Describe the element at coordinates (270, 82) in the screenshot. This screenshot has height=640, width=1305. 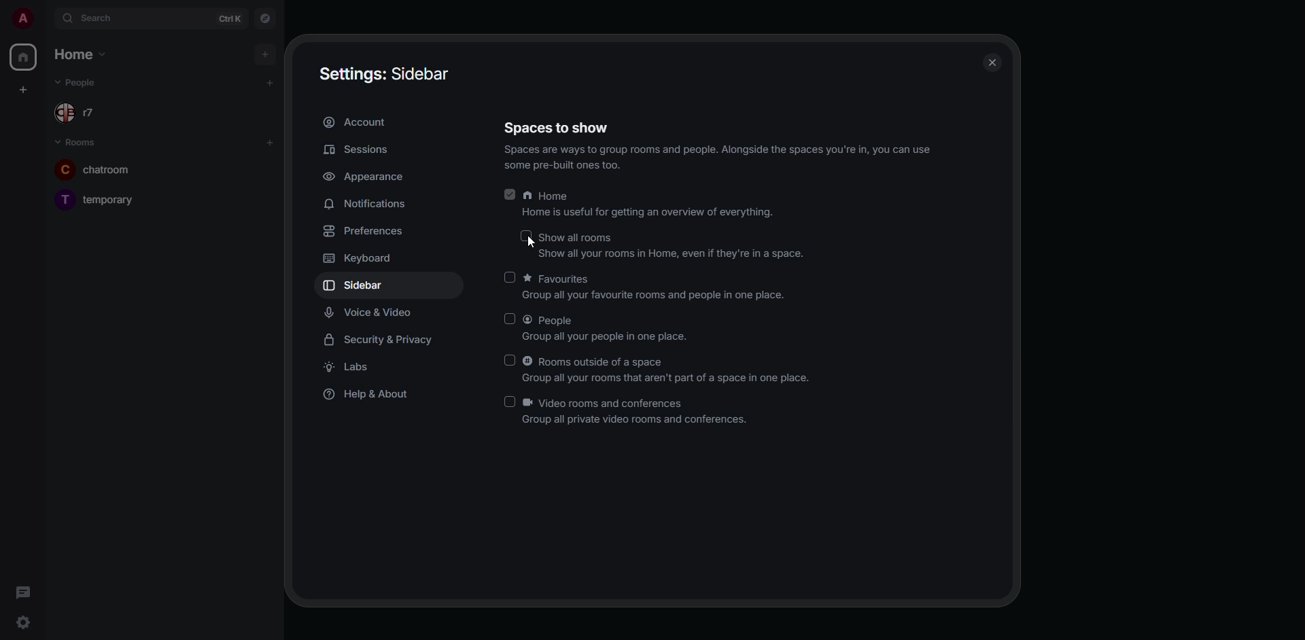
I see `add` at that location.